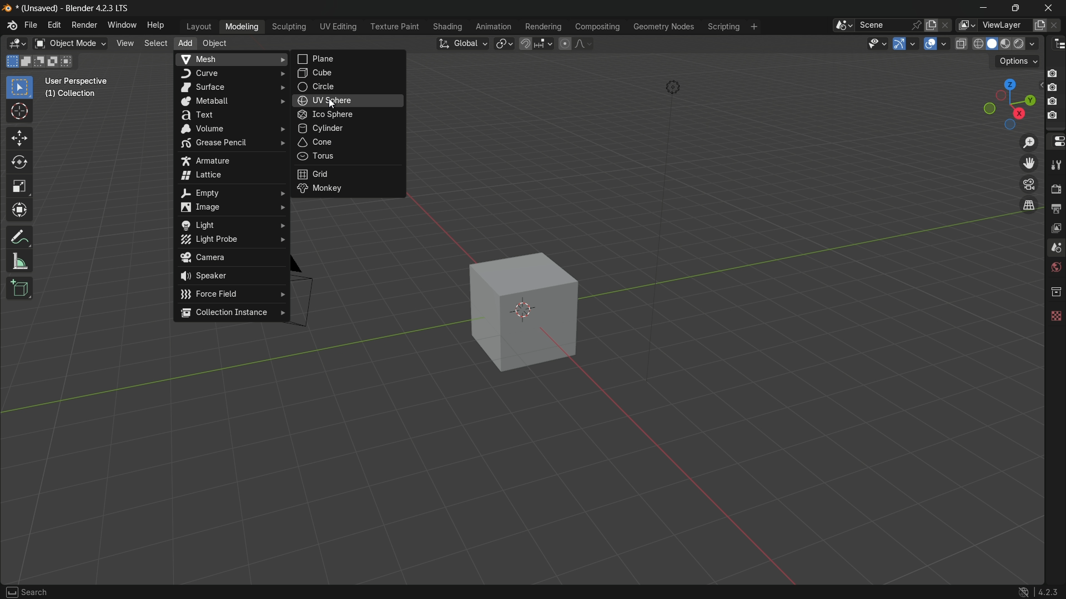  I want to click on new scene, so click(934, 25).